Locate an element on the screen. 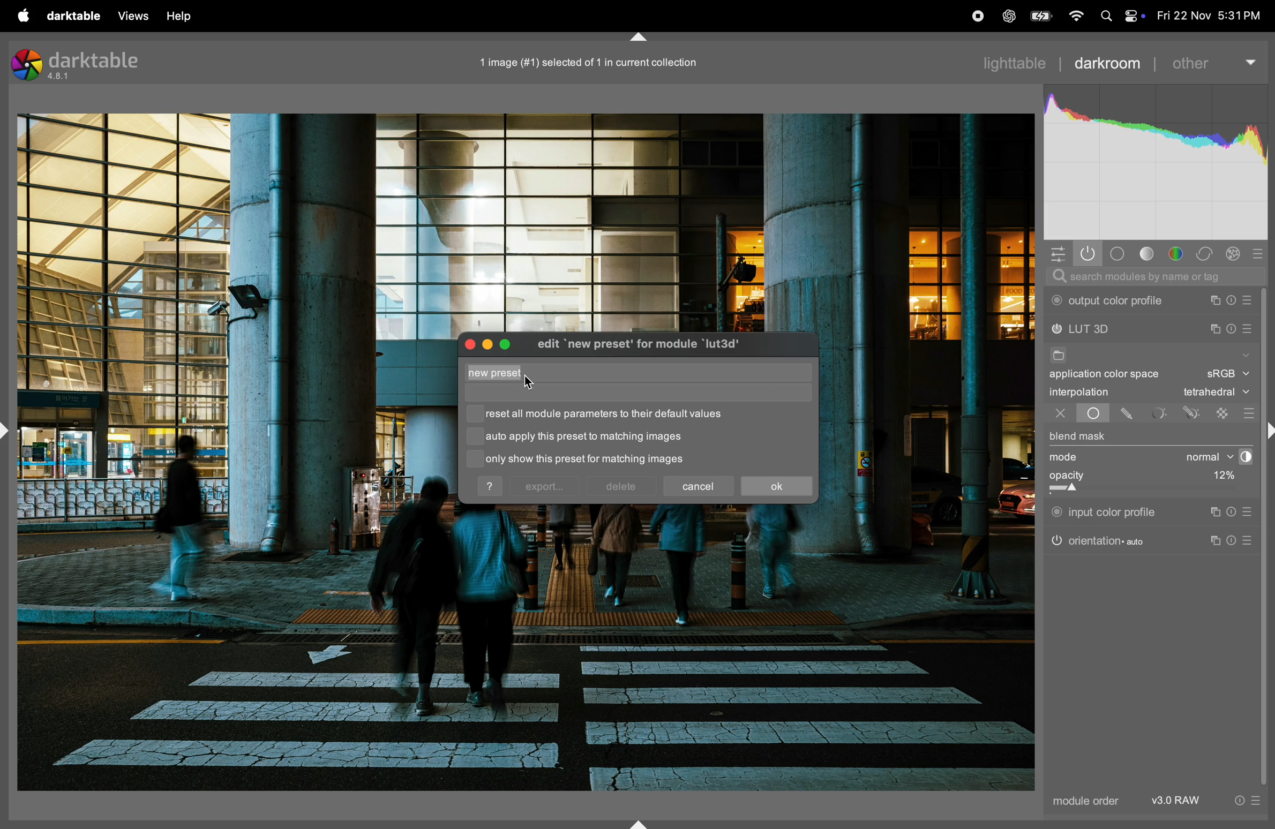  record is located at coordinates (974, 17).